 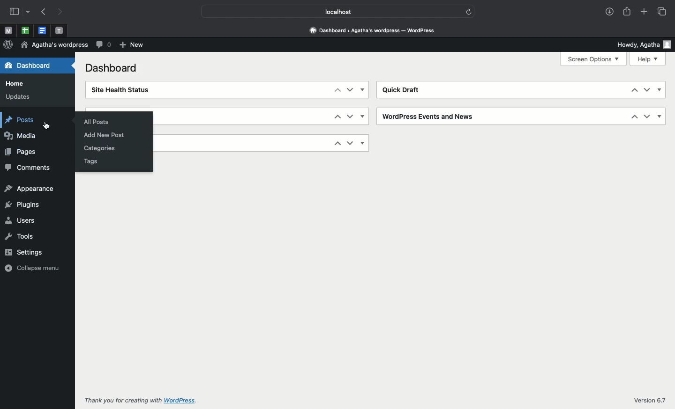 What do you see at coordinates (351, 117) in the screenshot?
I see `Down` at bounding box center [351, 117].